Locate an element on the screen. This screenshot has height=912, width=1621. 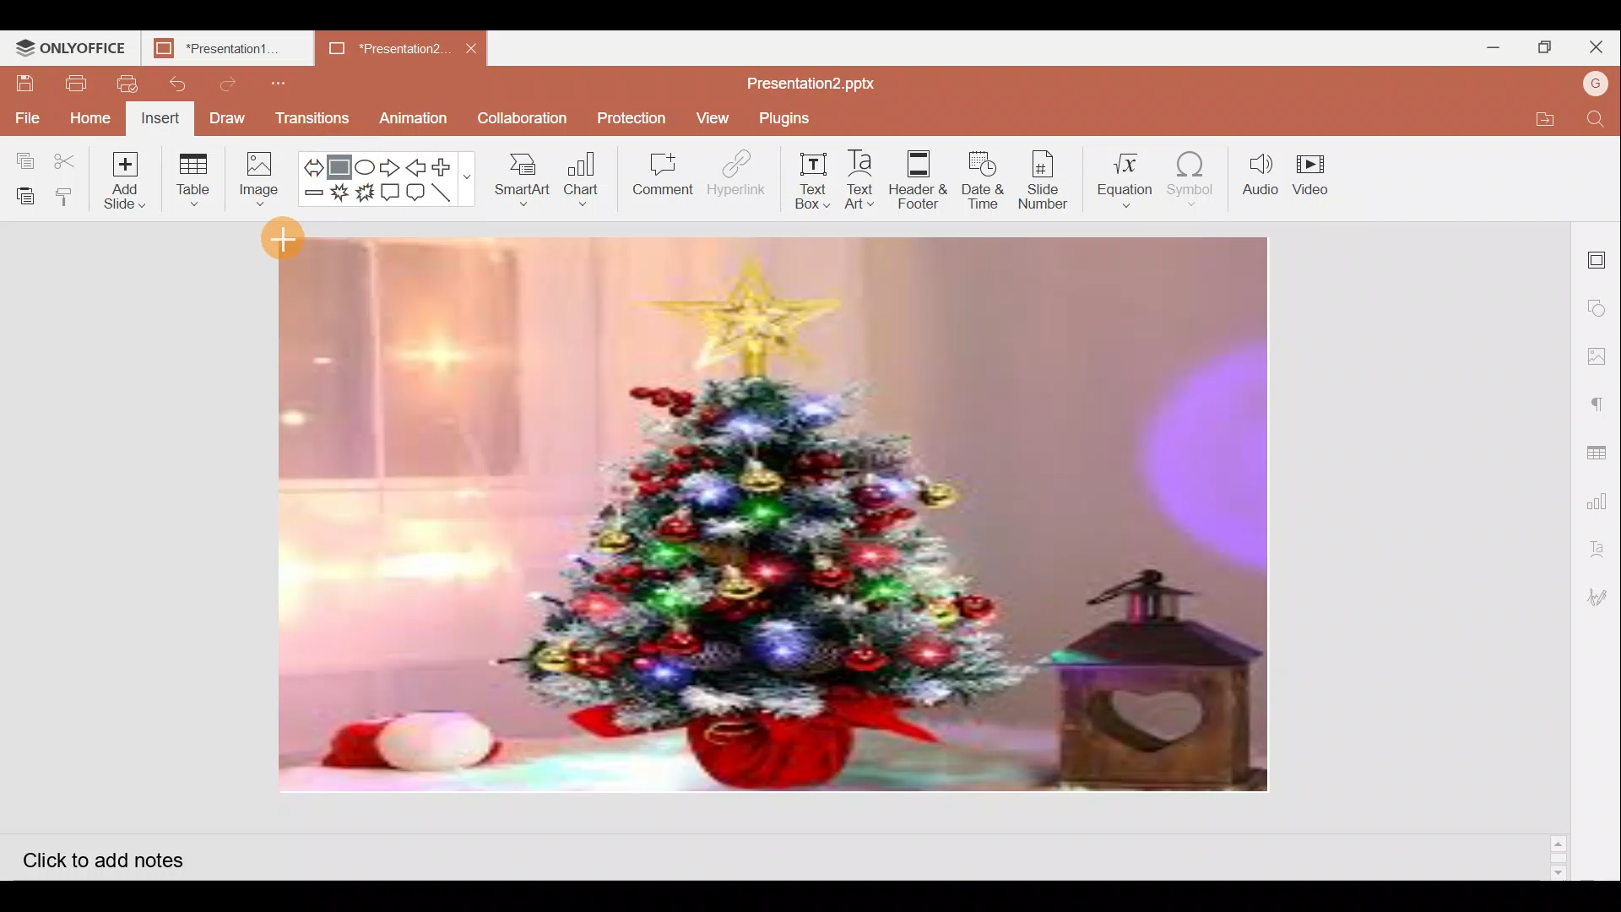
Rectangular callout is located at coordinates (392, 193).